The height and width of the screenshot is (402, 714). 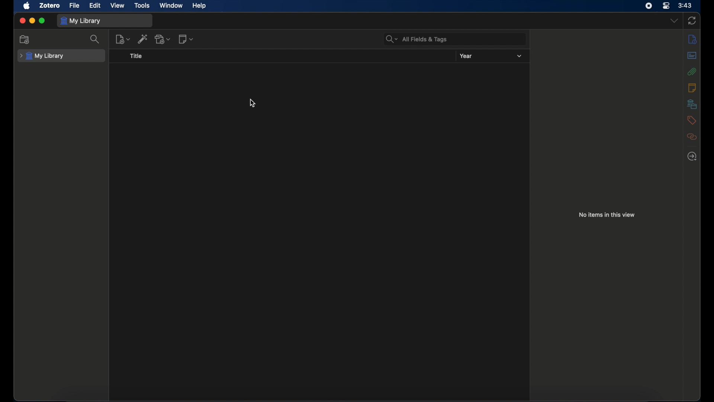 What do you see at coordinates (144, 38) in the screenshot?
I see `add item by identifier` at bounding box center [144, 38].